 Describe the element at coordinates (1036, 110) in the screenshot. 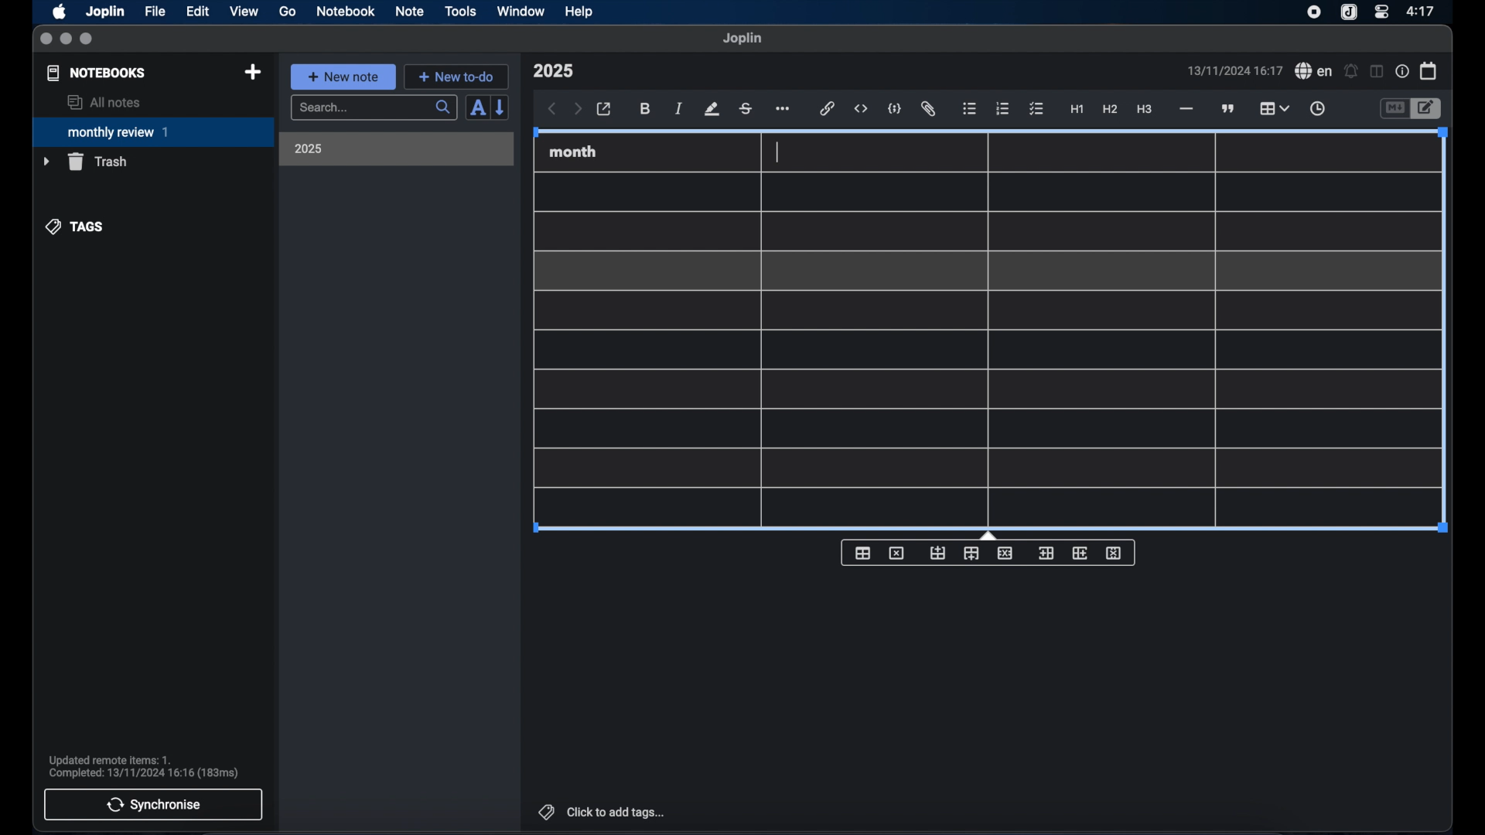

I see `check  list` at that location.